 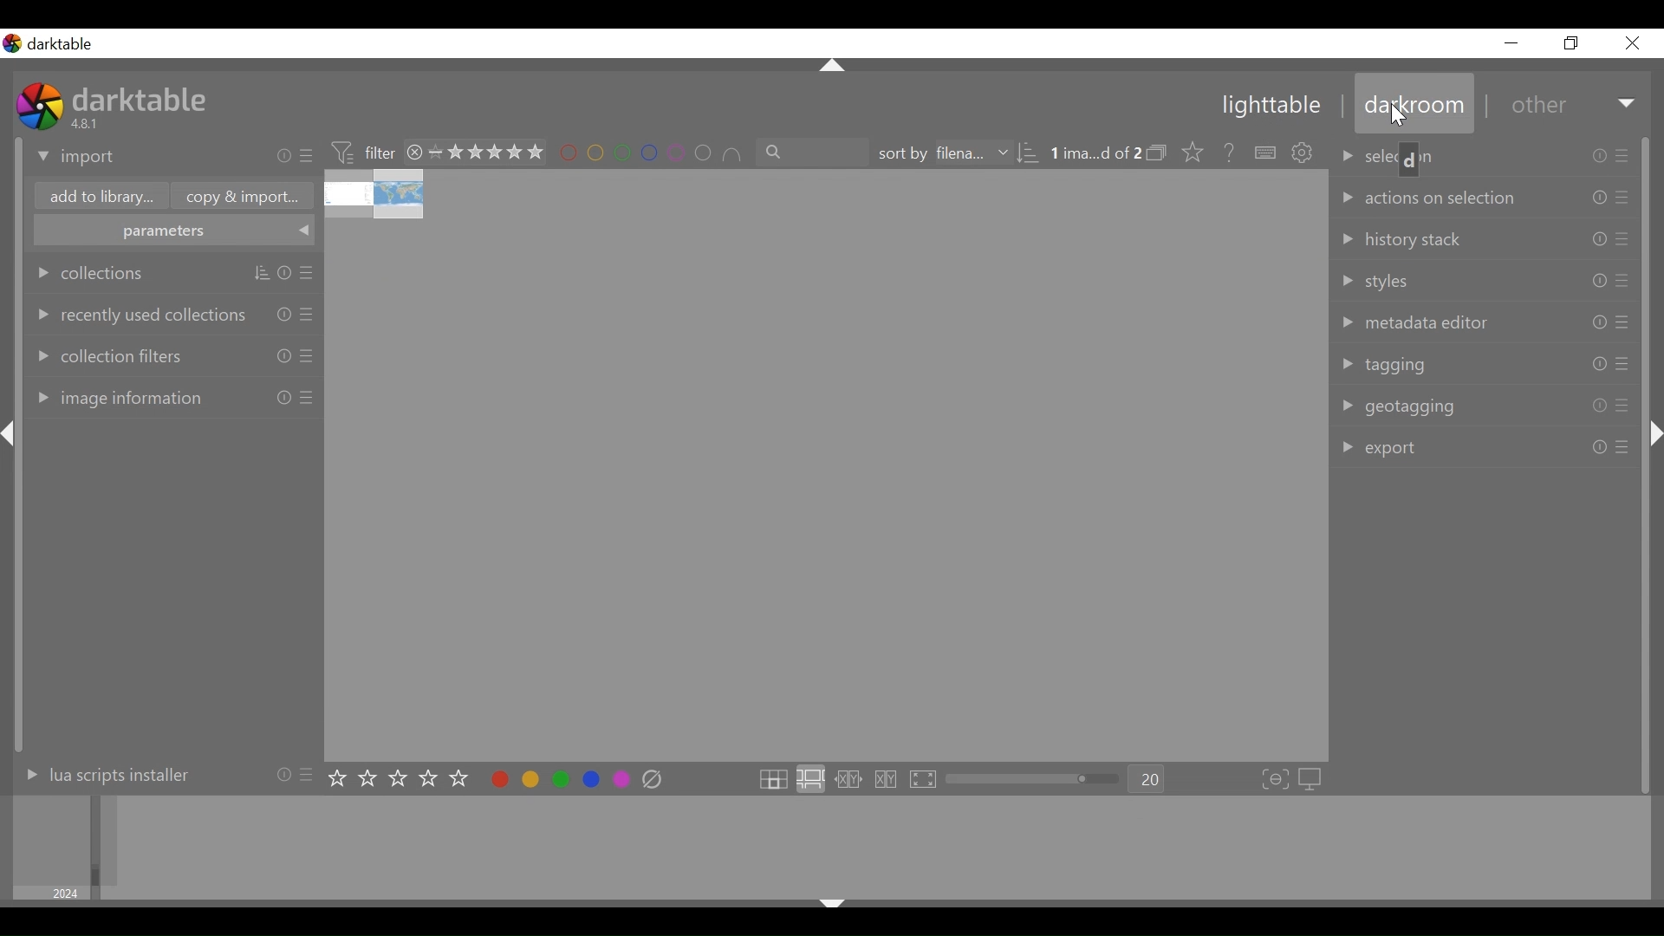 What do you see at coordinates (772, 778) in the screenshot?
I see `click to enter file manager layout` at bounding box center [772, 778].